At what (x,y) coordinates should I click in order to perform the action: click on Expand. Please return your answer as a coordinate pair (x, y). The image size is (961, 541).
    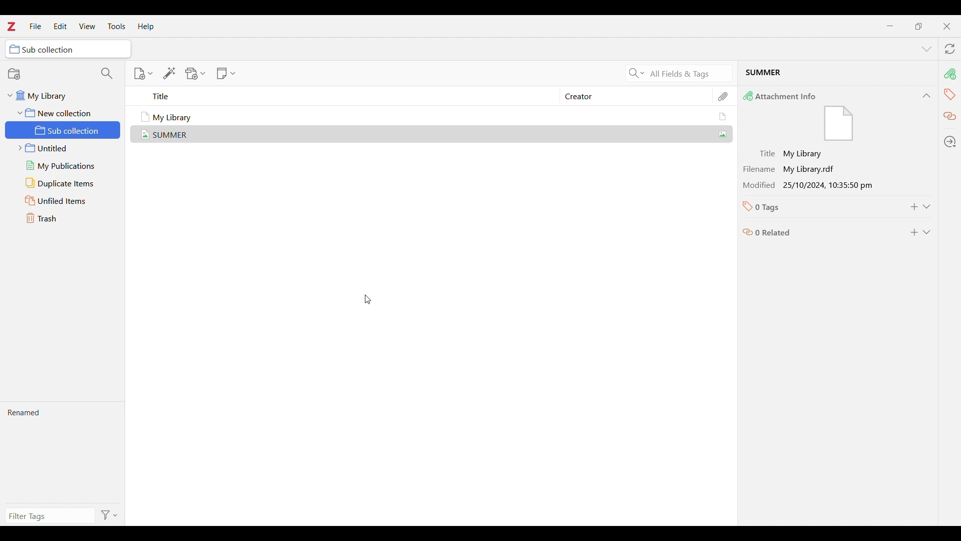
    Looking at the image, I should click on (927, 232).